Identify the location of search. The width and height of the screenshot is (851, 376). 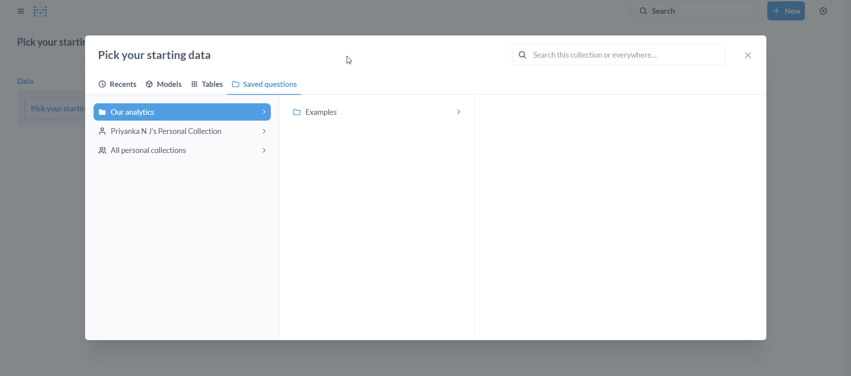
(619, 55).